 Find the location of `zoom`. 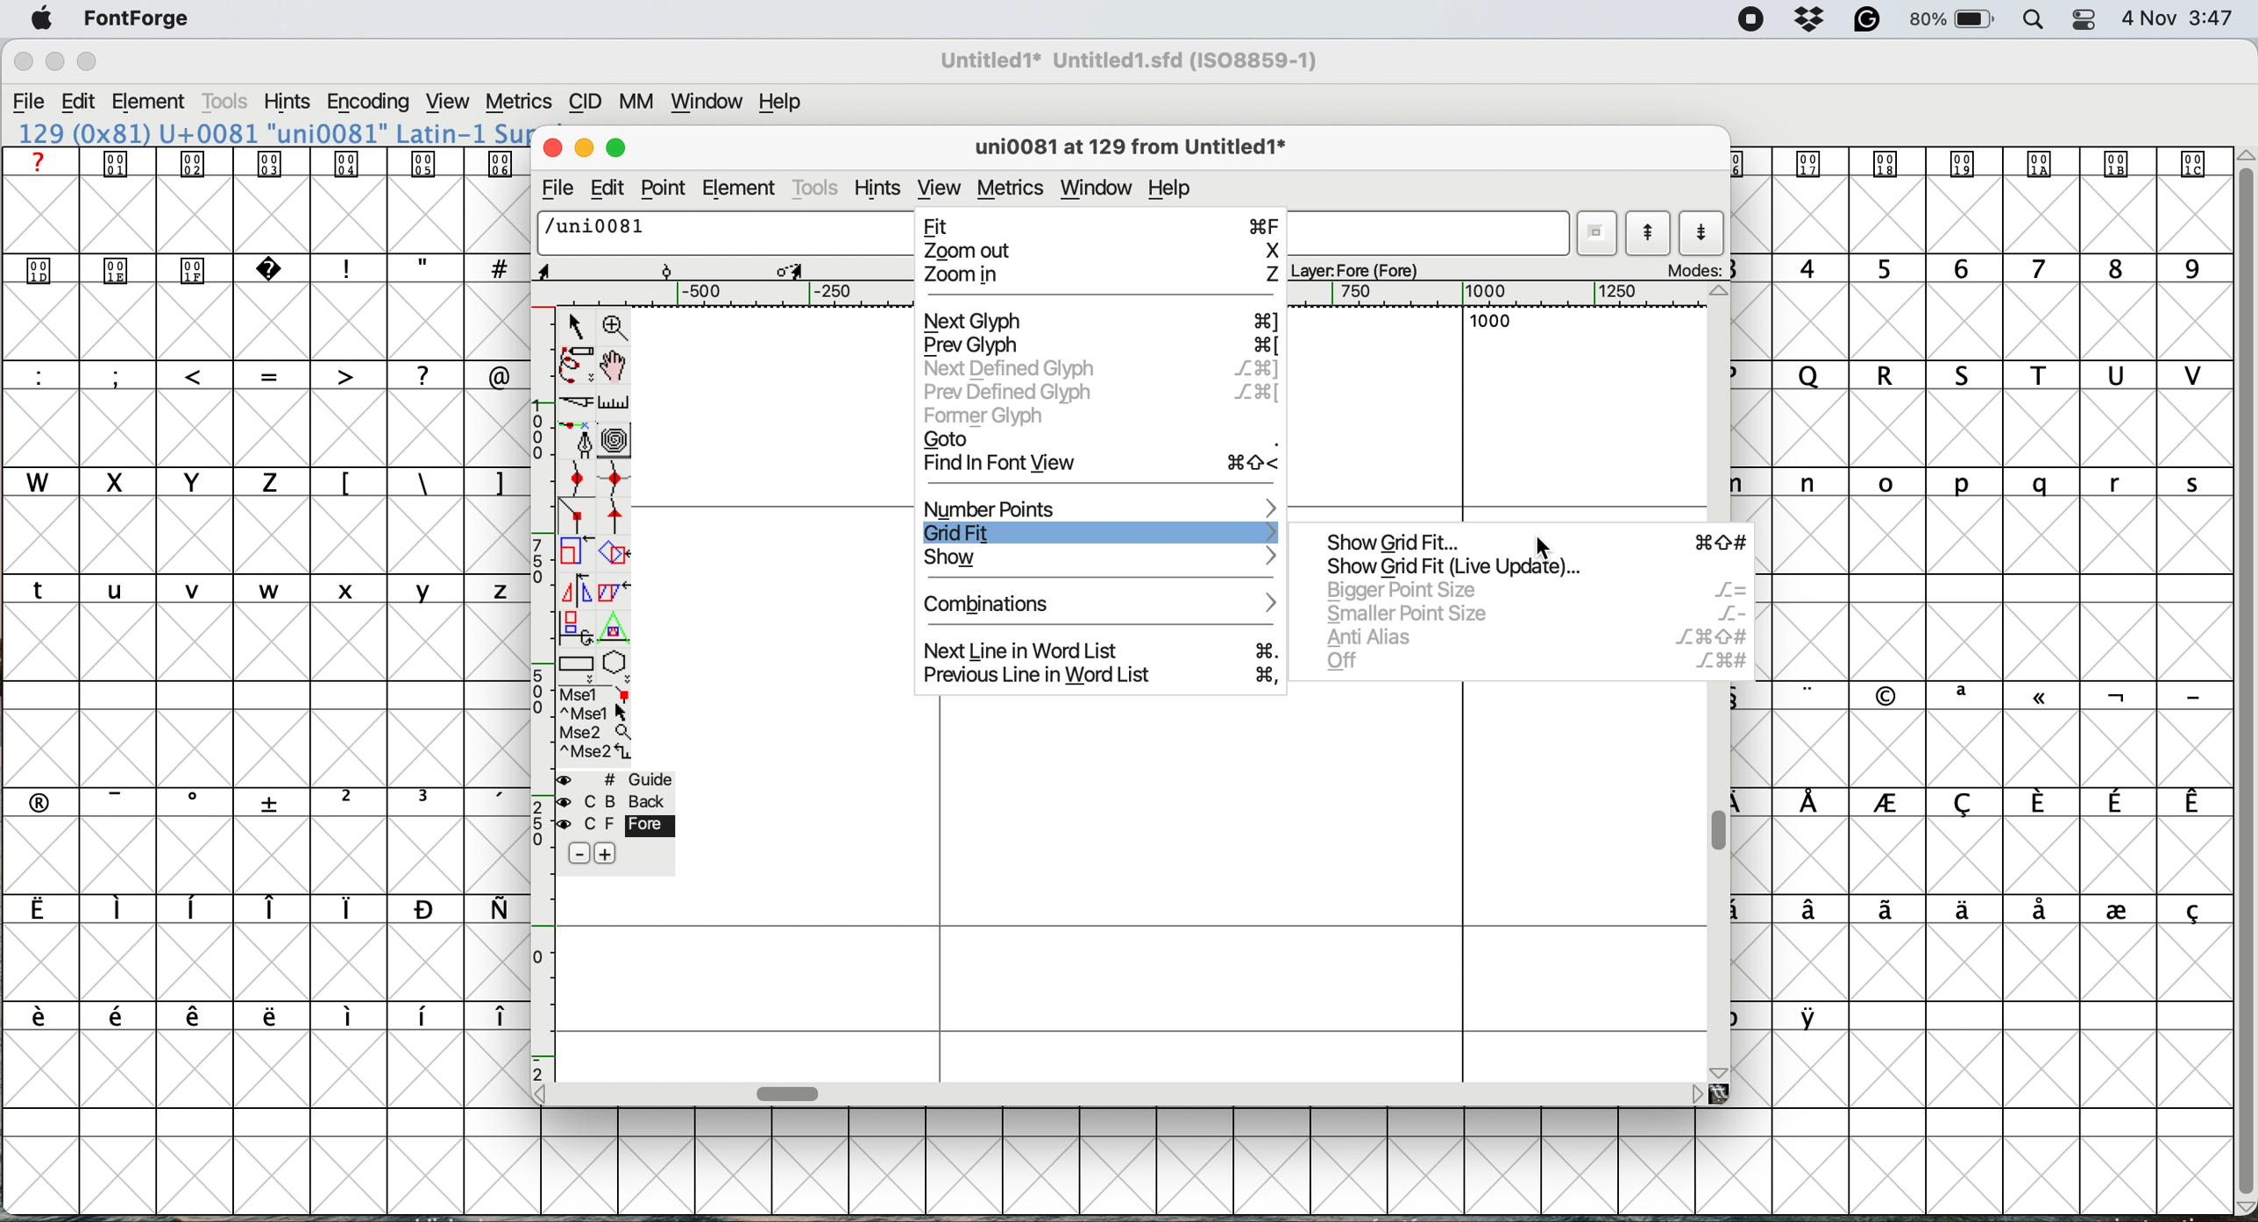

zoom is located at coordinates (620, 327).